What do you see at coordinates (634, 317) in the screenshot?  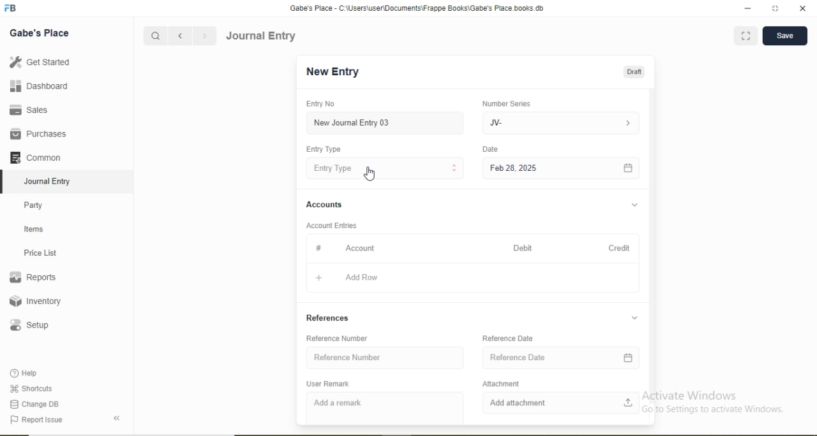 I see `Dropdown` at bounding box center [634, 317].